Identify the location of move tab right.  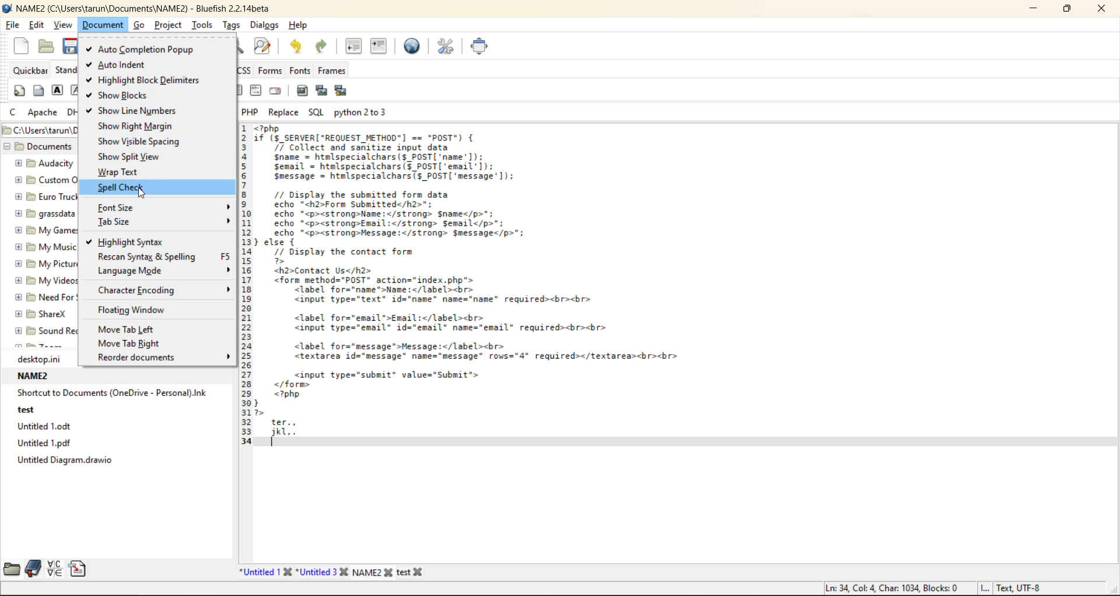
(132, 345).